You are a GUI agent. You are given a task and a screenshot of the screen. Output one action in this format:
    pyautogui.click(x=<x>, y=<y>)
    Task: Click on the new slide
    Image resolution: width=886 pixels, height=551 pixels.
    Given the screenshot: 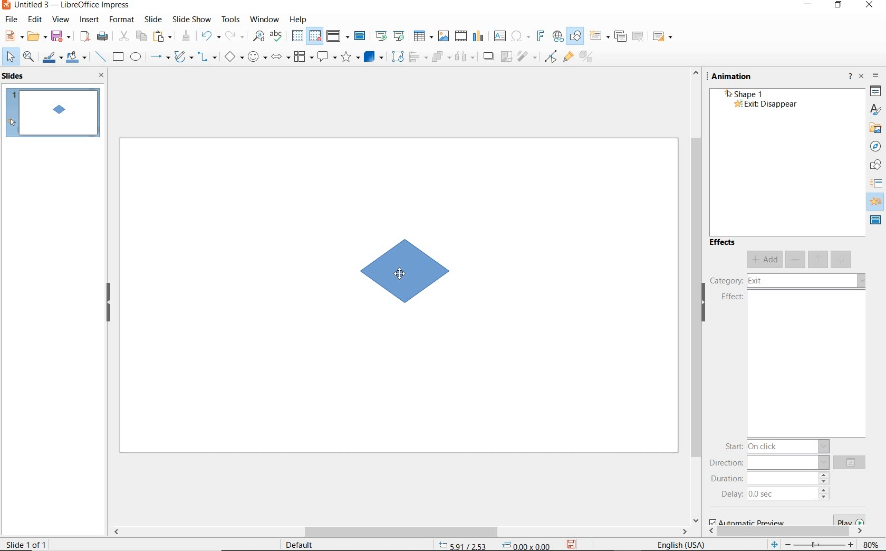 What is the action you would take?
    pyautogui.click(x=599, y=36)
    